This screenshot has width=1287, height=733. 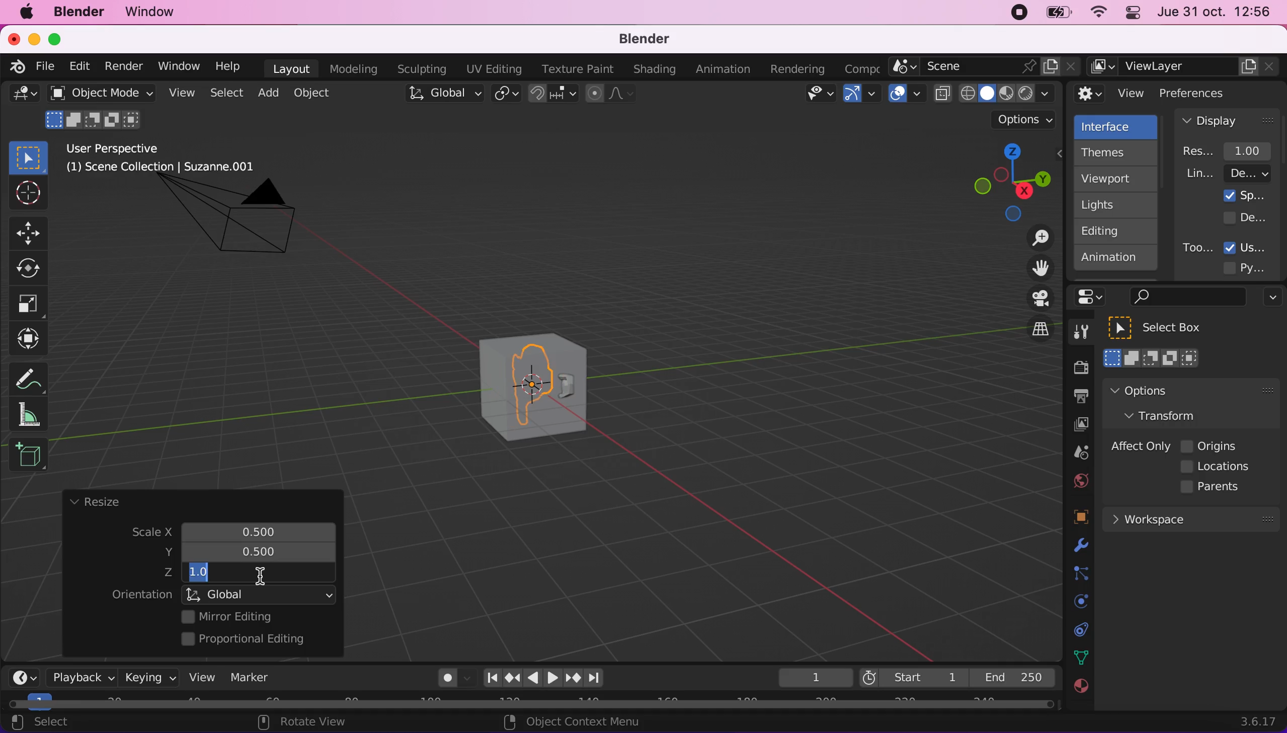 What do you see at coordinates (148, 677) in the screenshot?
I see `keying` at bounding box center [148, 677].